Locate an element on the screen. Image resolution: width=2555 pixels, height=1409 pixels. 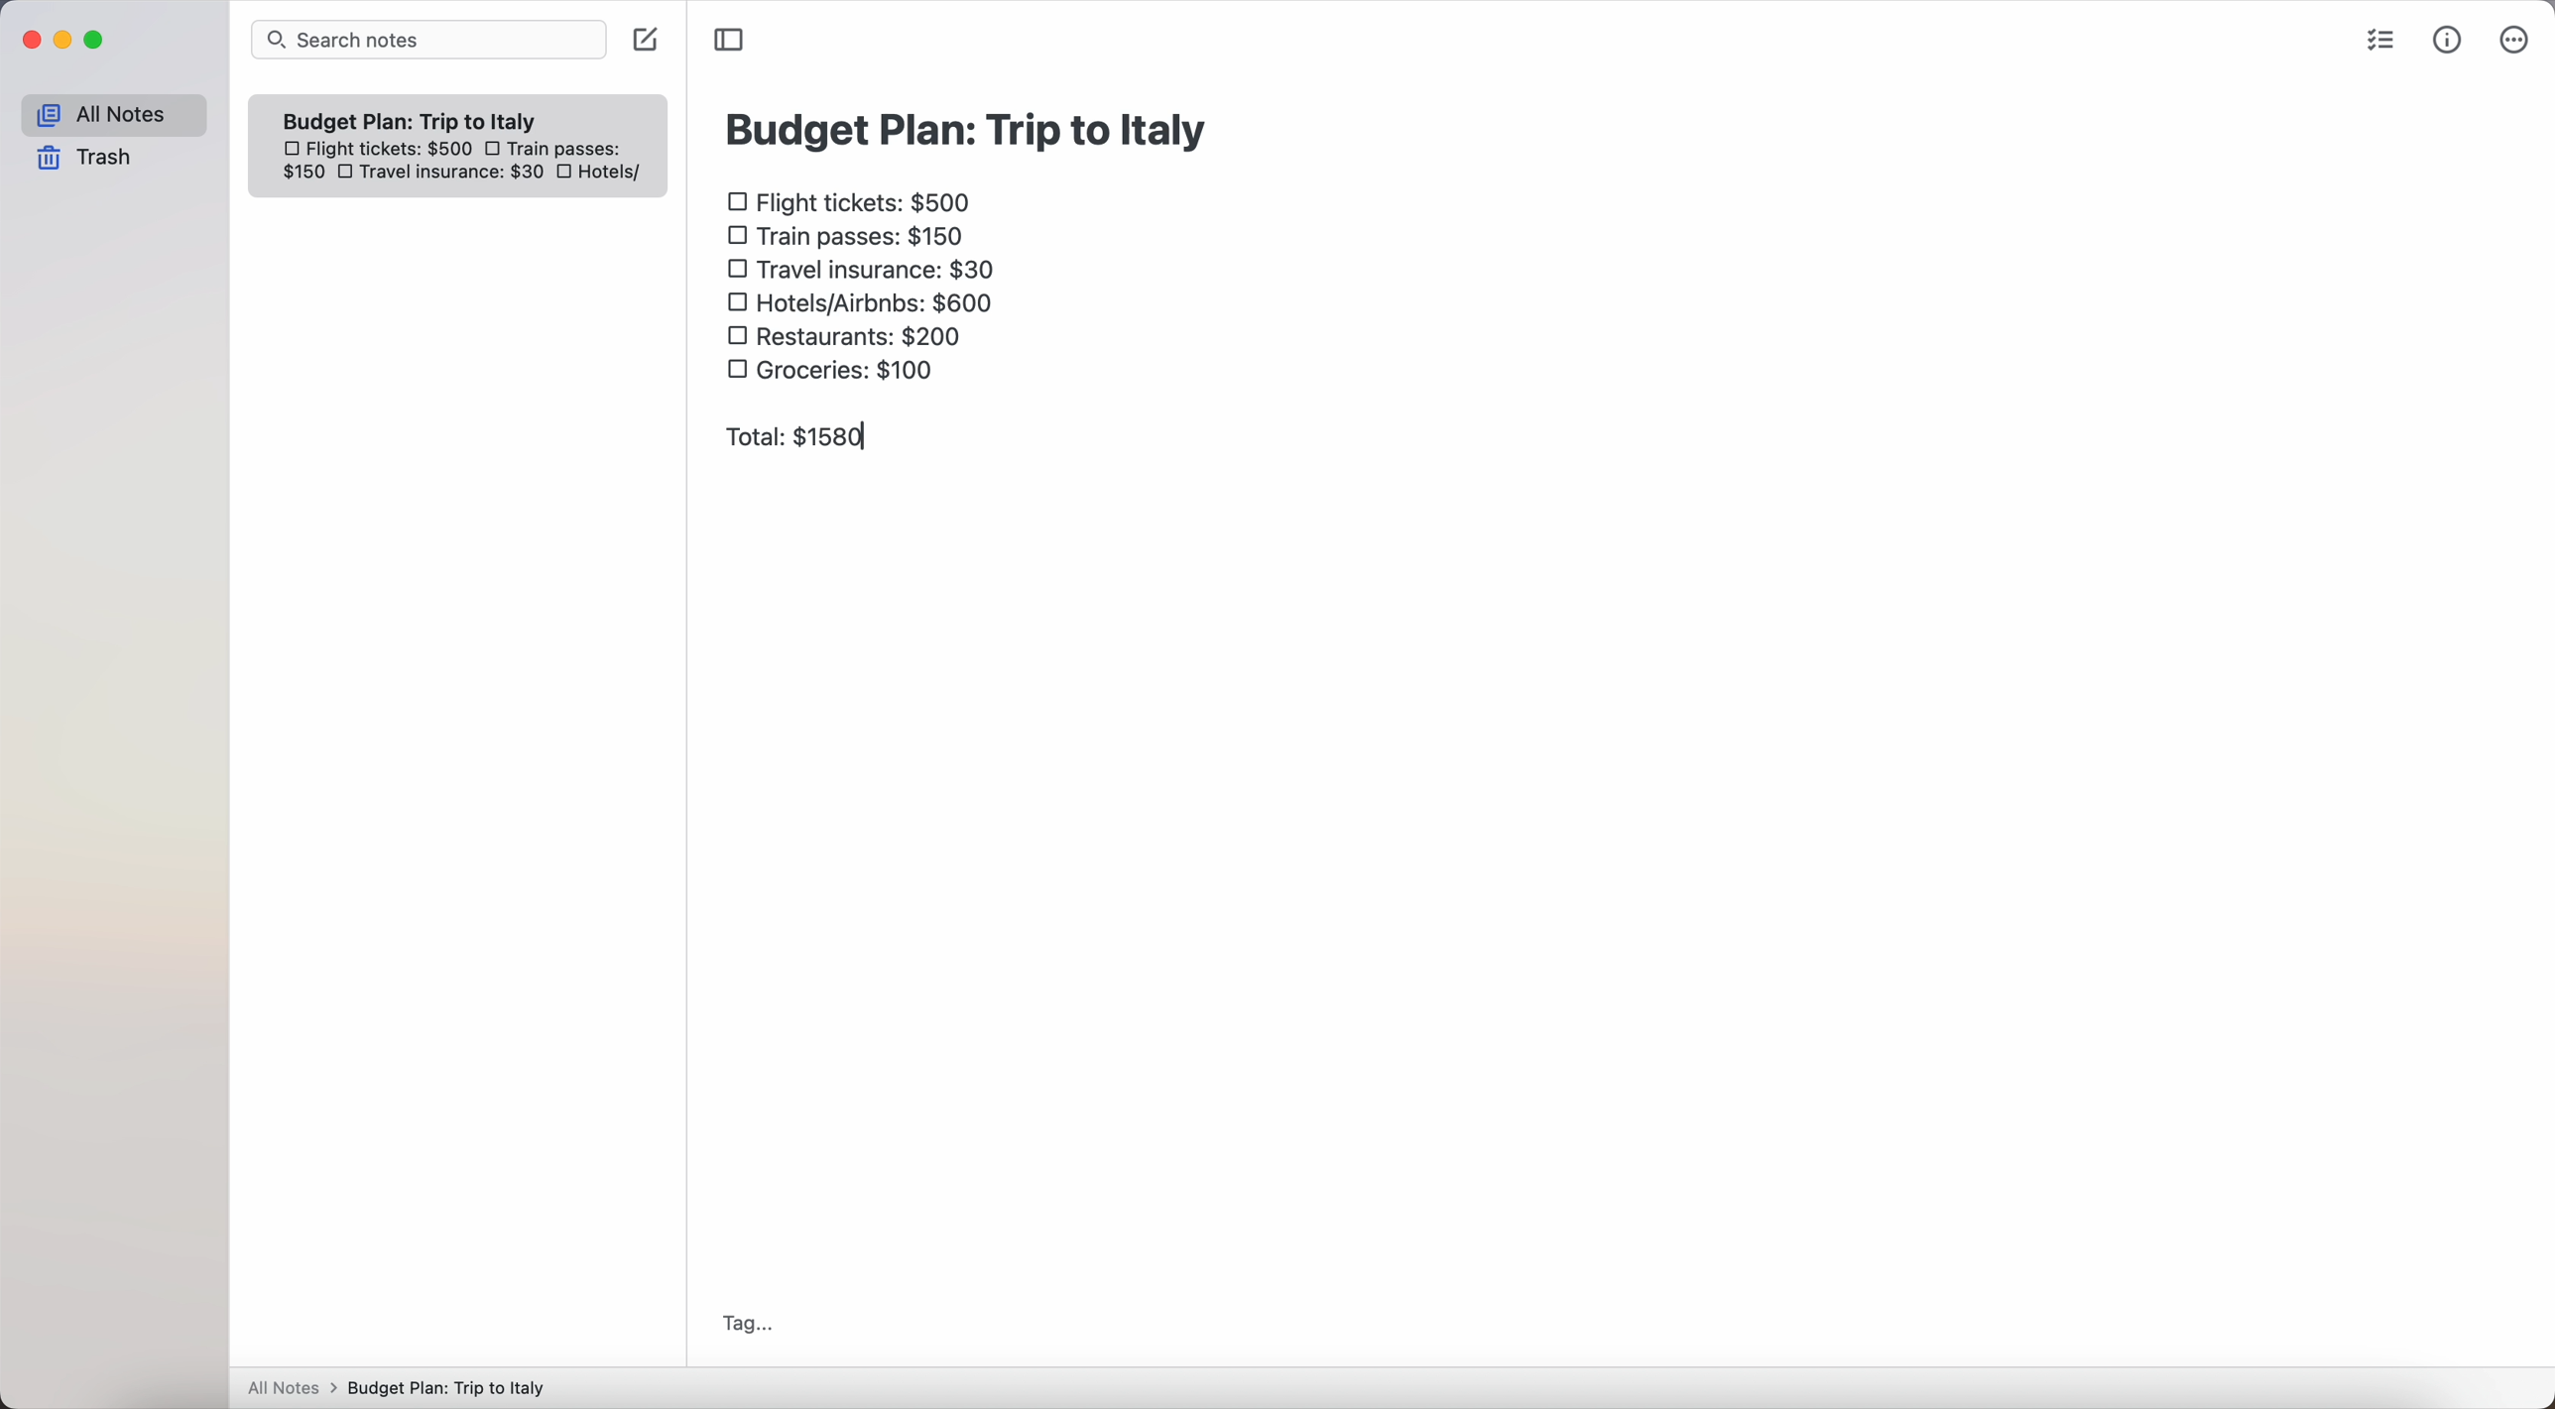
travel insurance: $30 checkbox is located at coordinates (864, 269).